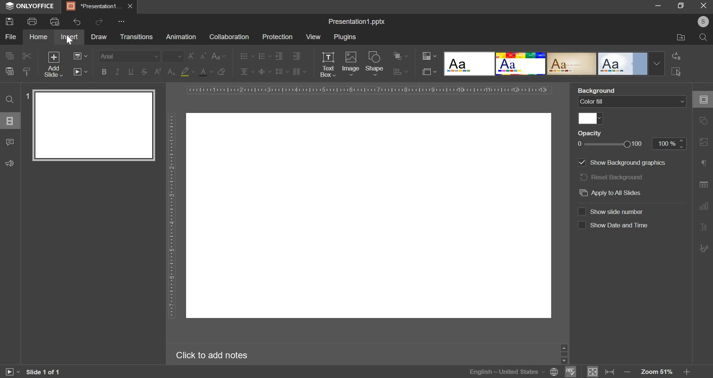 The image size is (713, 378). What do you see at coordinates (401, 72) in the screenshot?
I see `align shape` at bounding box center [401, 72].